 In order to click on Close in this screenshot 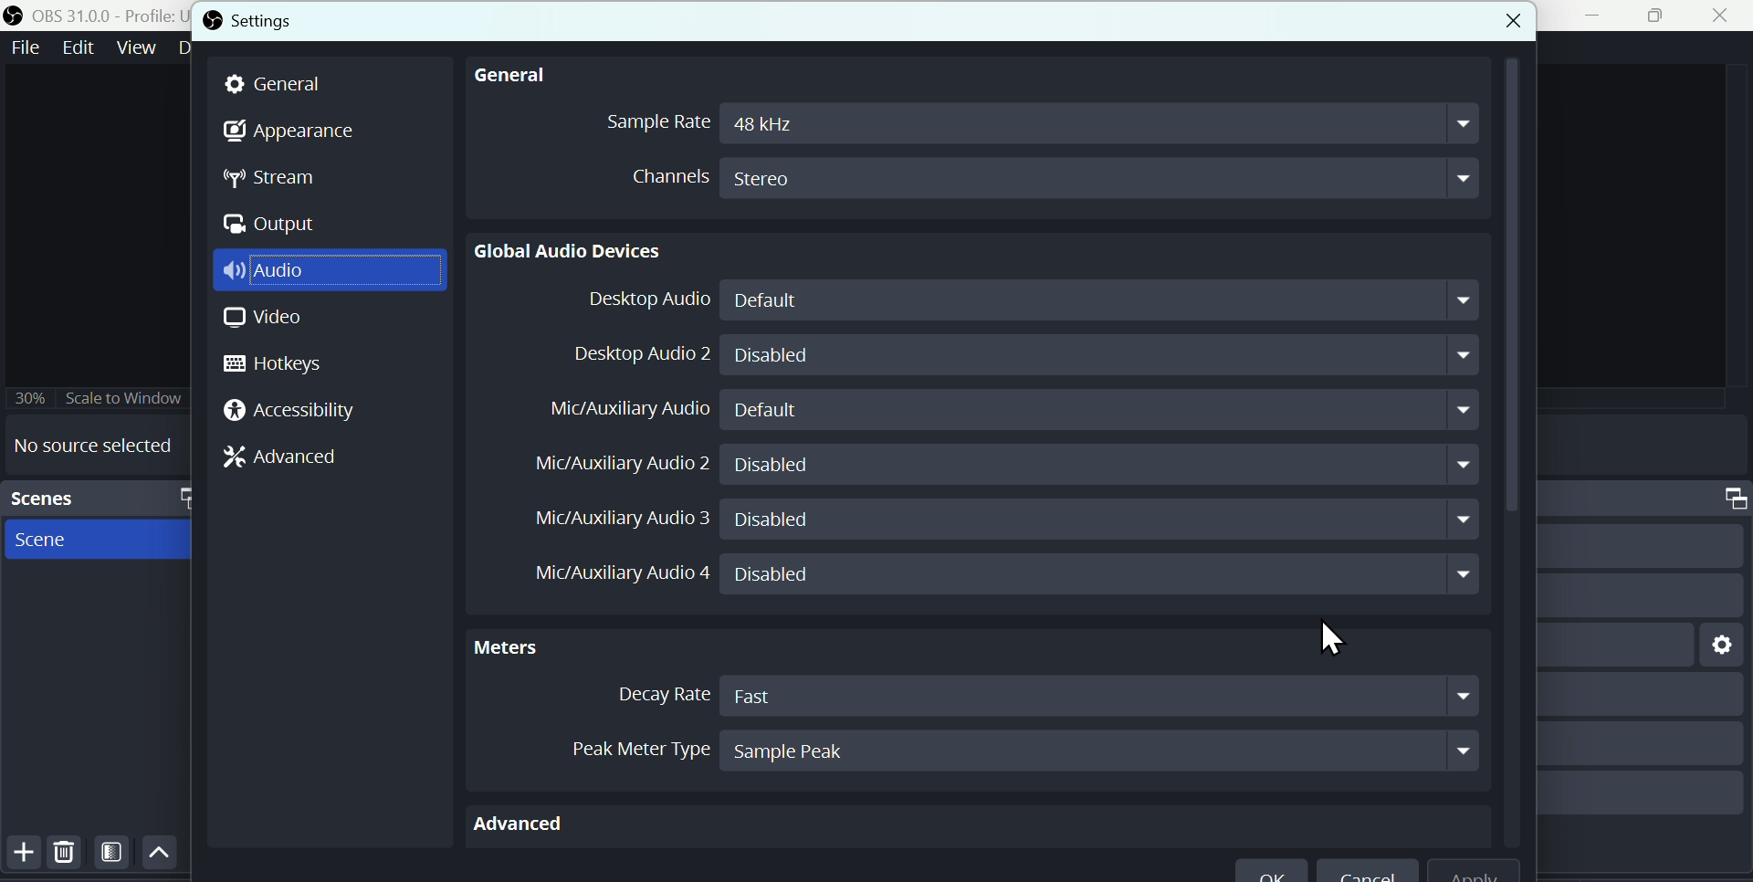, I will do `click(1720, 17)`.